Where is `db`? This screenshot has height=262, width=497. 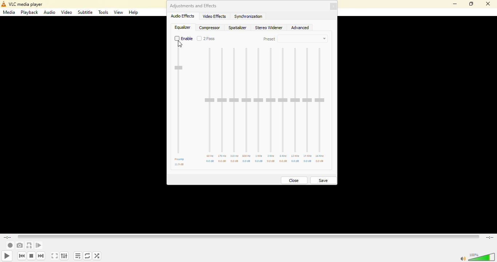
db is located at coordinates (259, 162).